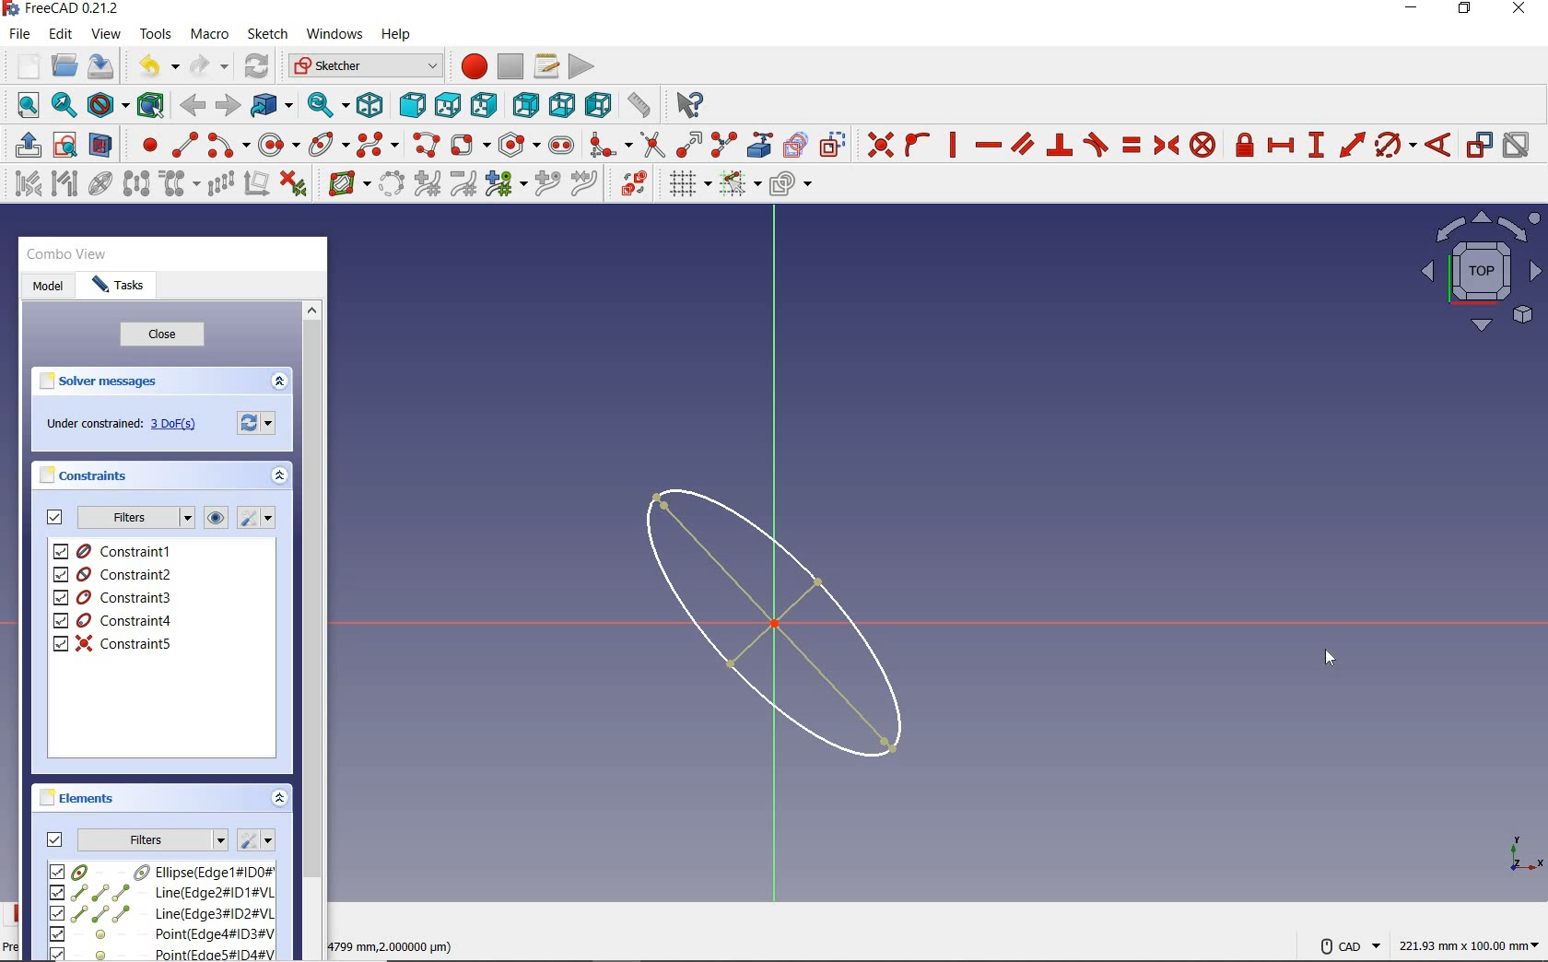 The width and height of the screenshot is (1548, 962). I want to click on under constrained, so click(126, 425).